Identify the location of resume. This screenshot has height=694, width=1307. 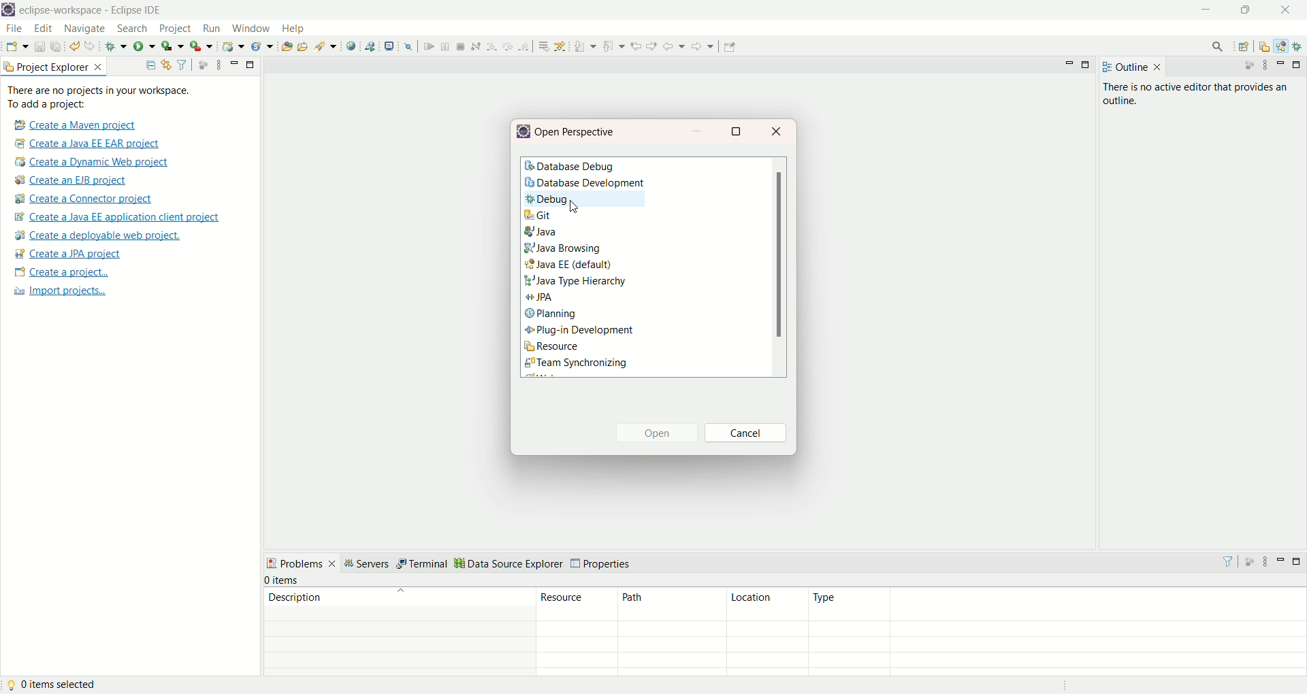
(428, 46).